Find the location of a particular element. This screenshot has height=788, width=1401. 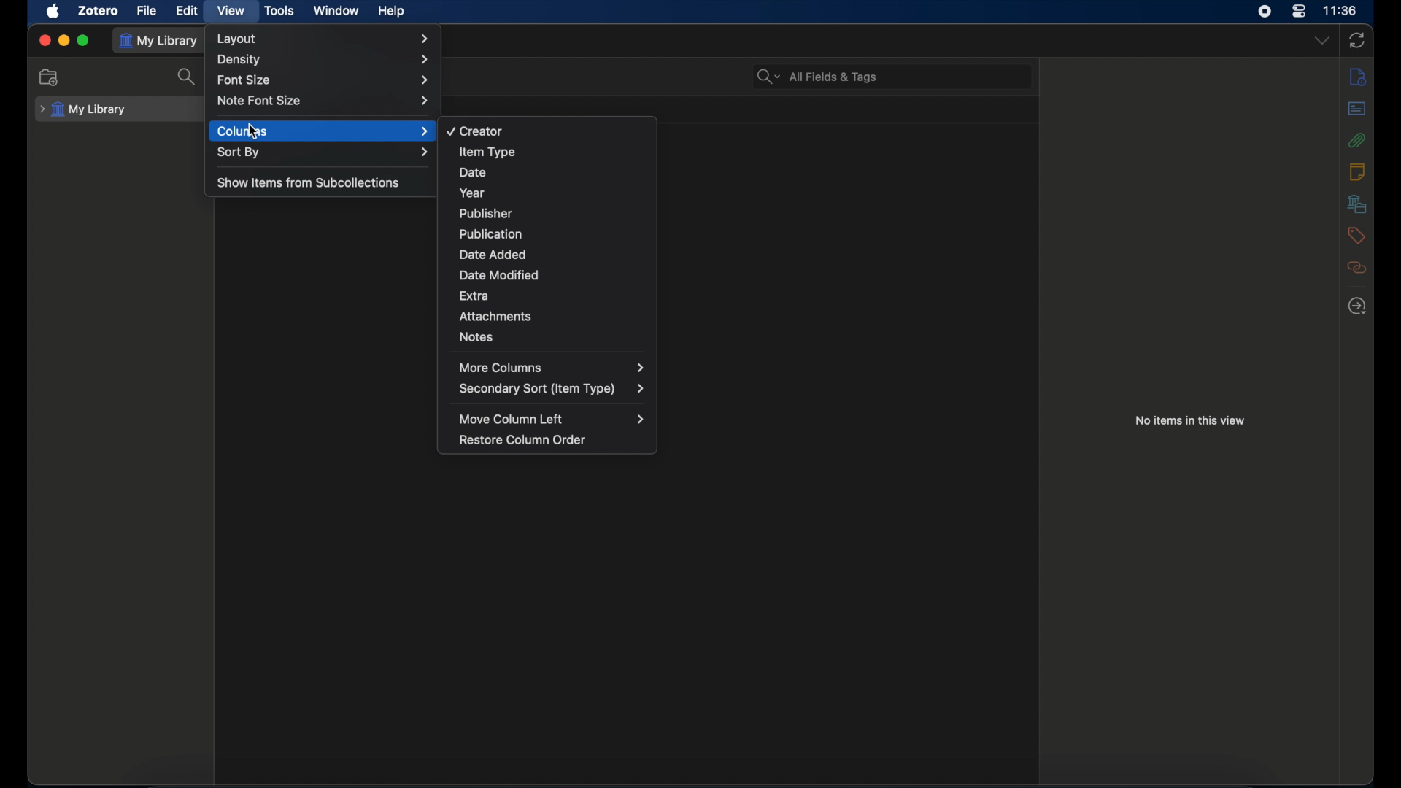

attachments is located at coordinates (1358, 140).